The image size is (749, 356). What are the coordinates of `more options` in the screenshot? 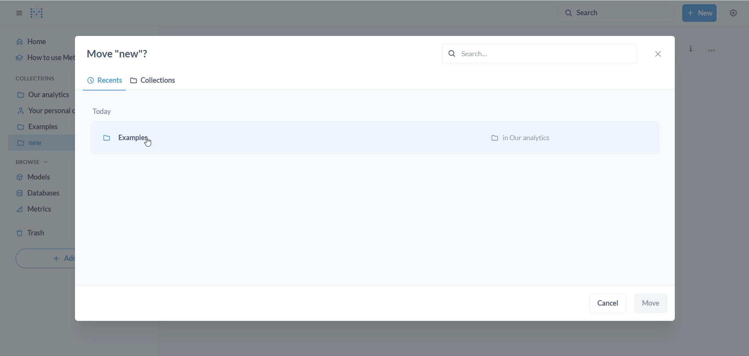 It's located at (715, 51).